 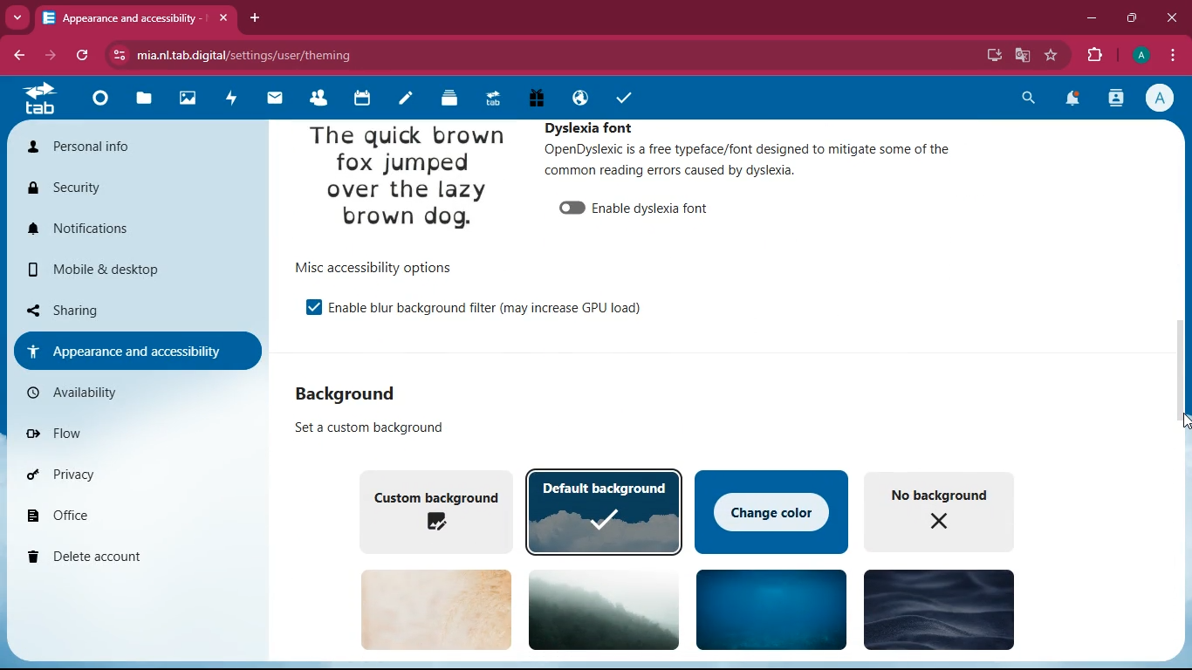 I want to click on OpenDyslexic is a free typeface/font designed to mitigate some of the  common reading errors caused by dyslexia., so click(x=745, y=161).